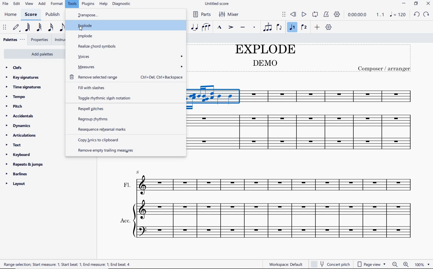 The width and height of the screenshot is (433, 269). I want to click on redo, so click(416, 15).